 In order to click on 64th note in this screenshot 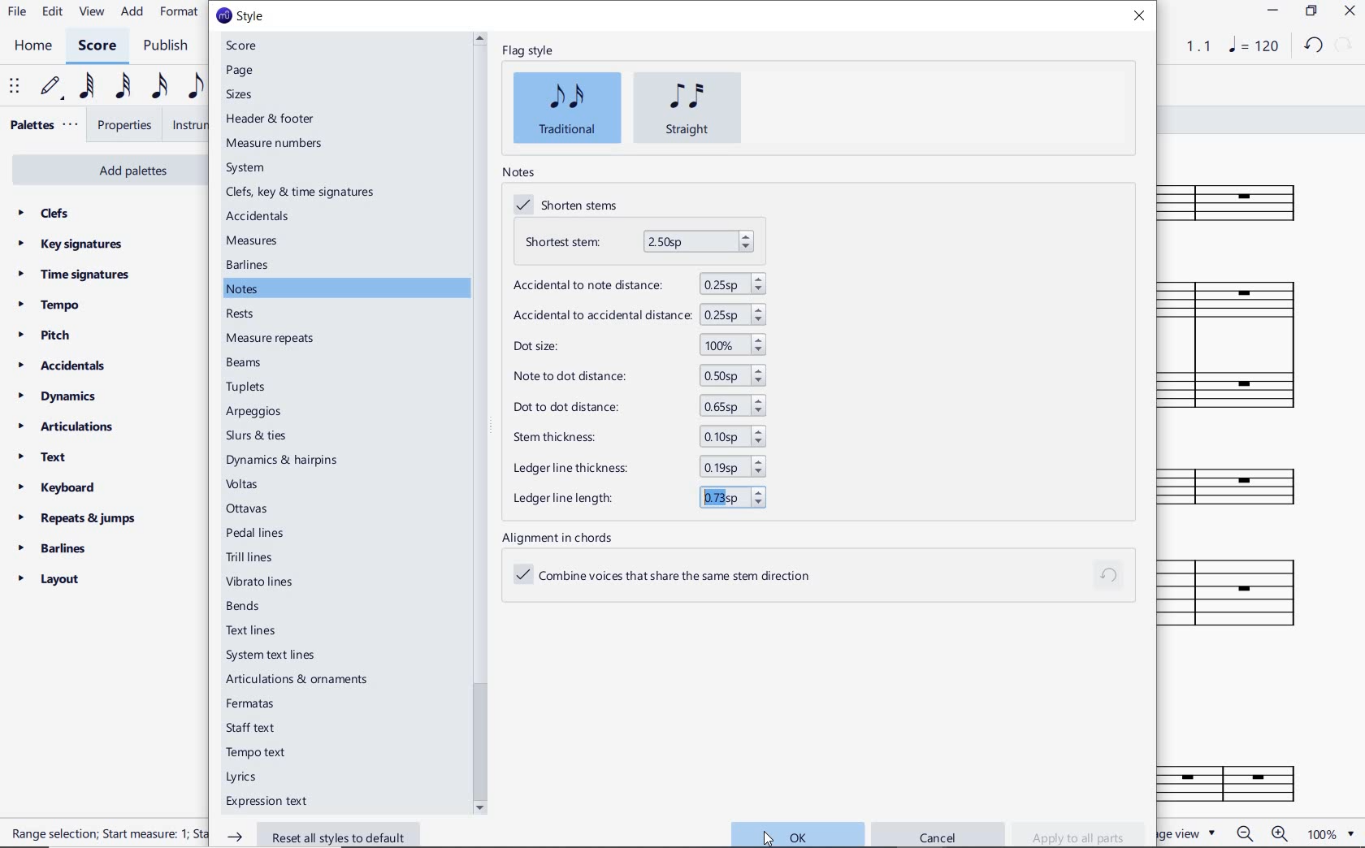, I will do `click(89, 86)`.